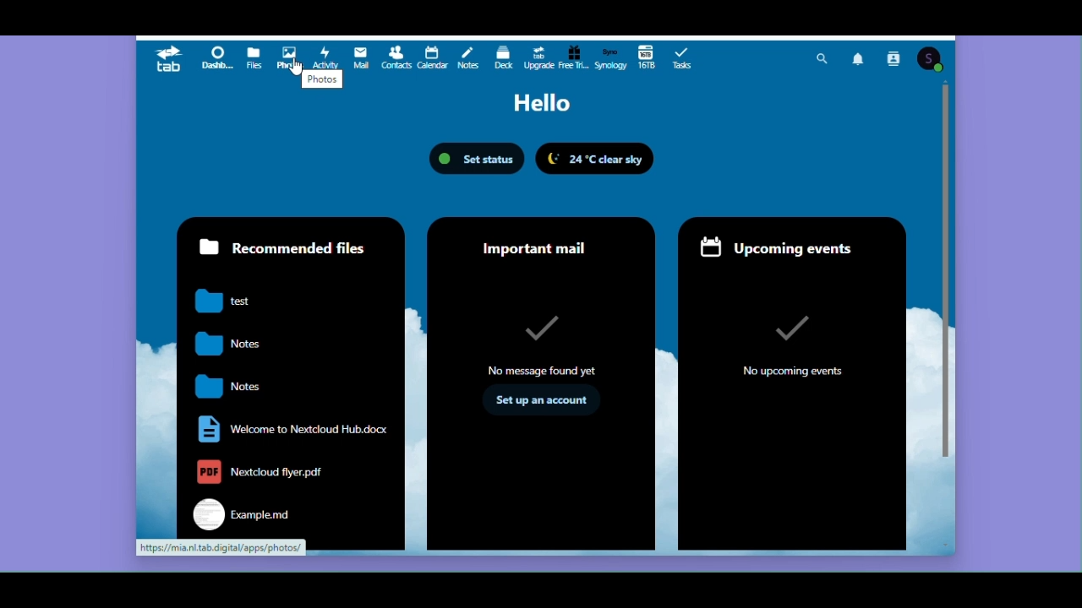 This screenshot has width=1082, height=608. Describe the element at coordinates (538, 57) in the screenshot. I see `Upgrade` at that location.